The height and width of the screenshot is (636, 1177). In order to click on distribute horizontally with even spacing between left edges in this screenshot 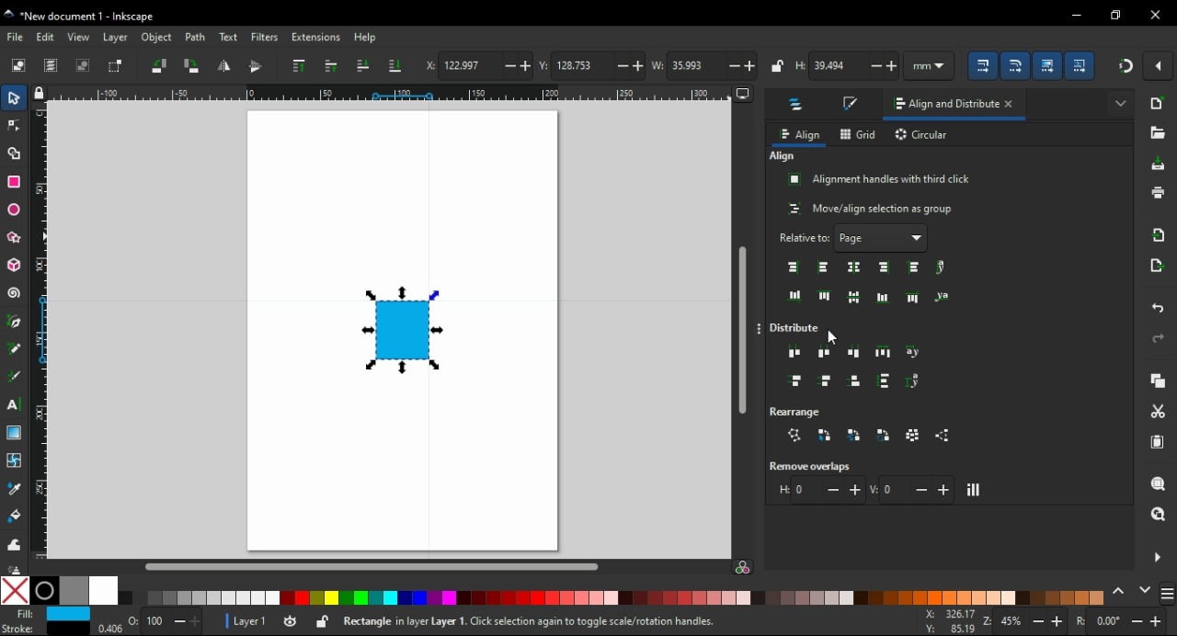, I will do `click(795, 354)`.